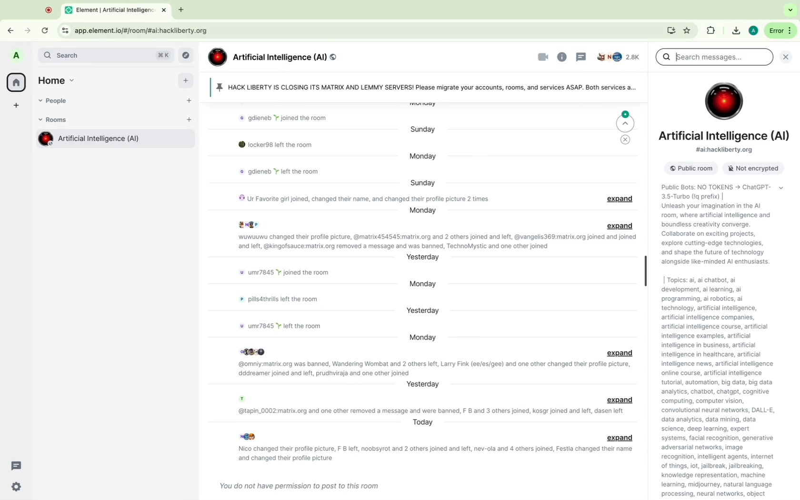  What do you see at coordinates (581, 57) in the screenshot?
I see `threads` at bounding box center [581, 57].